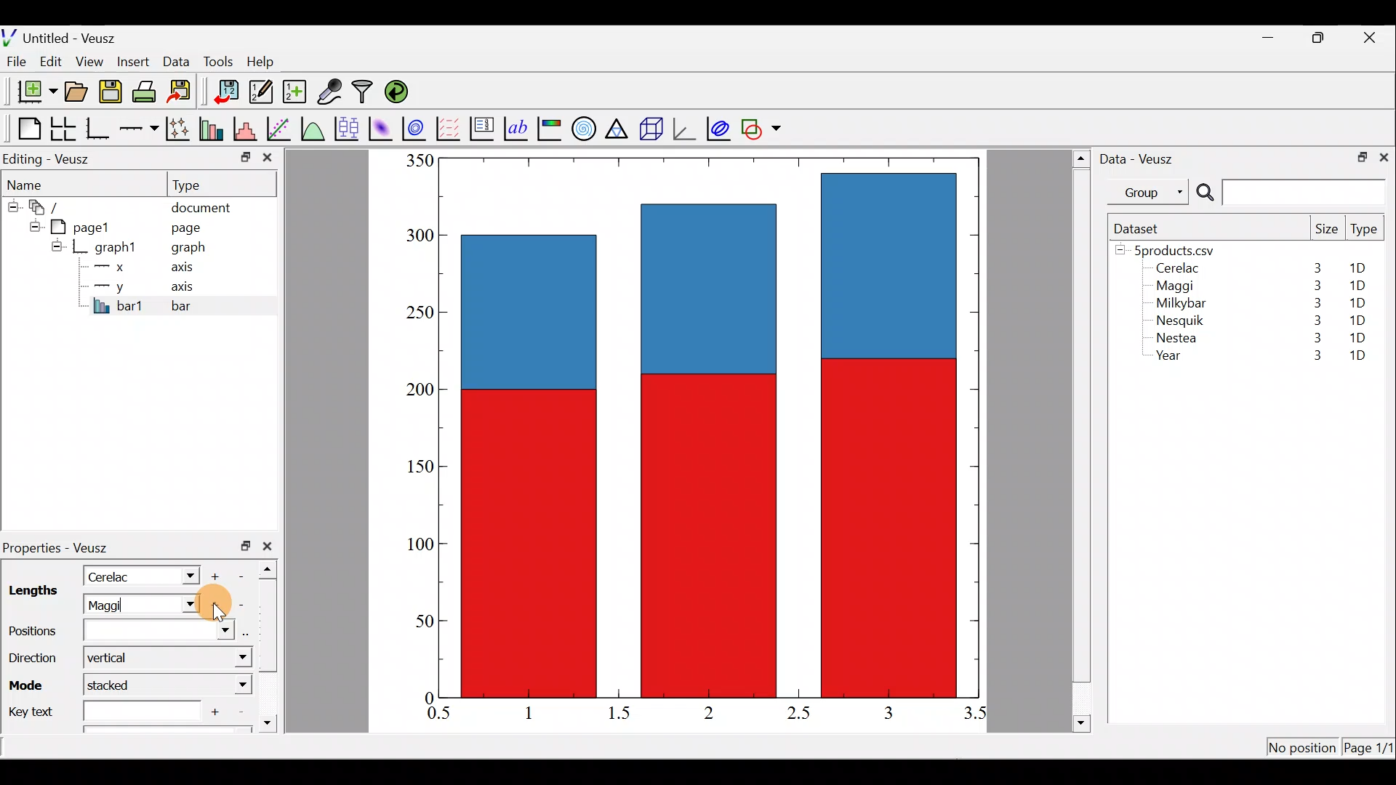  What do you see at coordinates (227, 92) in the screenshot?
I see `Import data into veusz` at bounding box center [227, 92].